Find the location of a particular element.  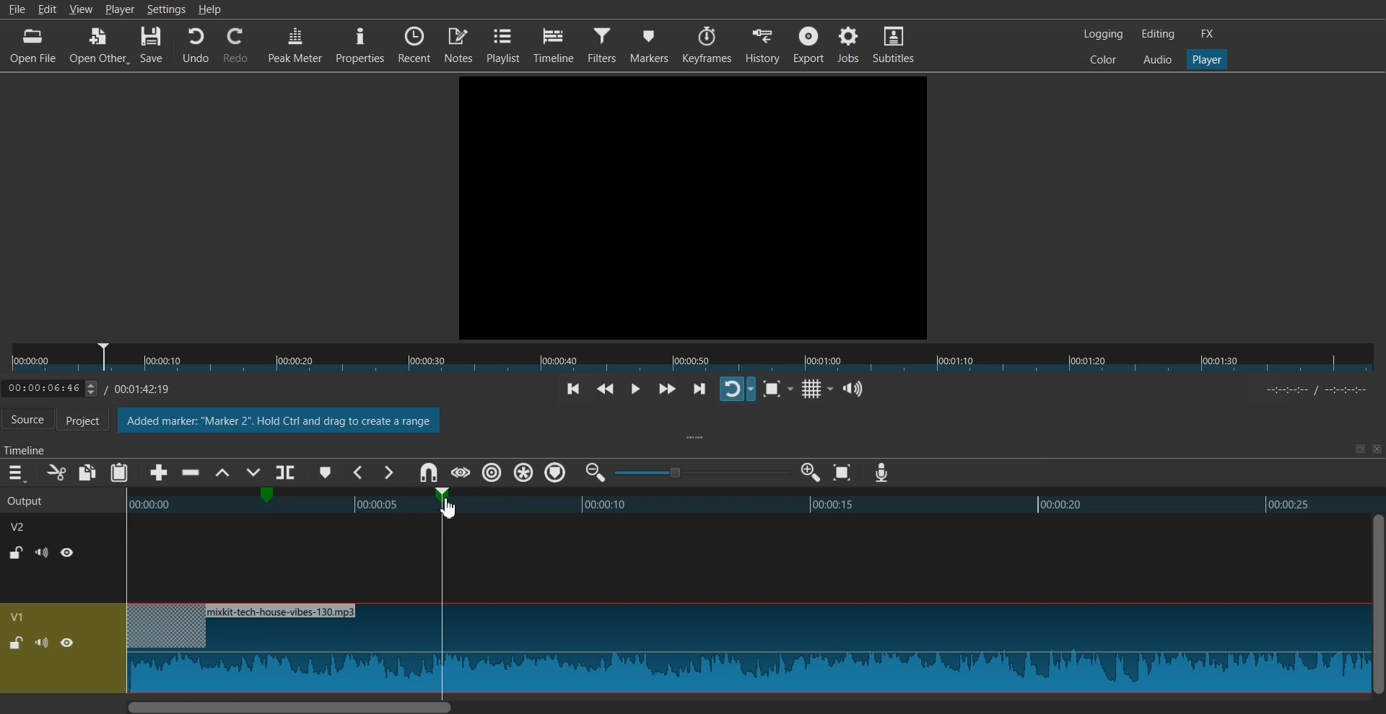

Cut is located at coordinates (56, 472).